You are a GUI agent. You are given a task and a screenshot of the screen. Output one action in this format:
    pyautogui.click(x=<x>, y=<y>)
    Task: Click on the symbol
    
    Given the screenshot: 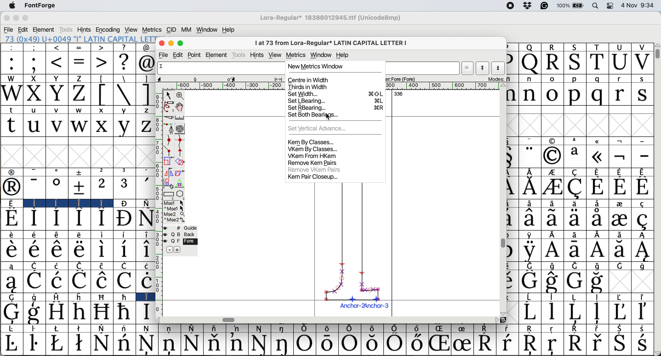 What is the action you would take?
    pyautogui.click(x=599, y=141)
    